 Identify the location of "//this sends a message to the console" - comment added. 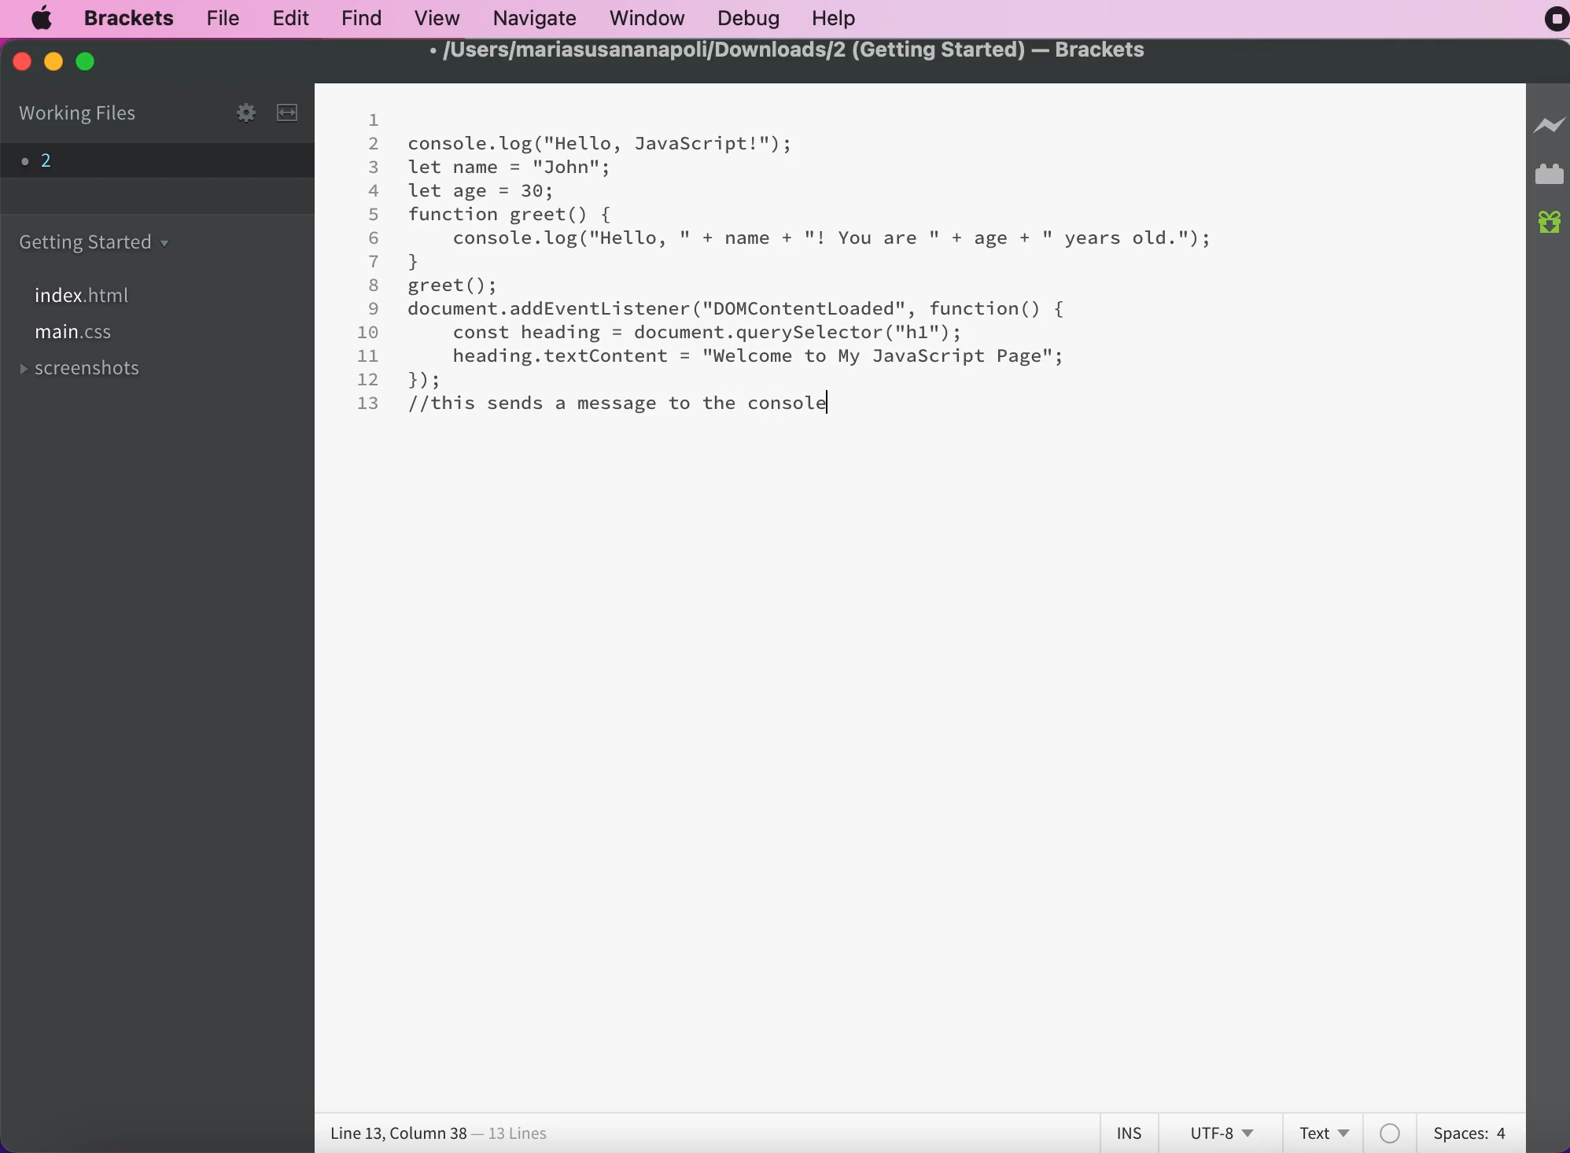
(620, 403).